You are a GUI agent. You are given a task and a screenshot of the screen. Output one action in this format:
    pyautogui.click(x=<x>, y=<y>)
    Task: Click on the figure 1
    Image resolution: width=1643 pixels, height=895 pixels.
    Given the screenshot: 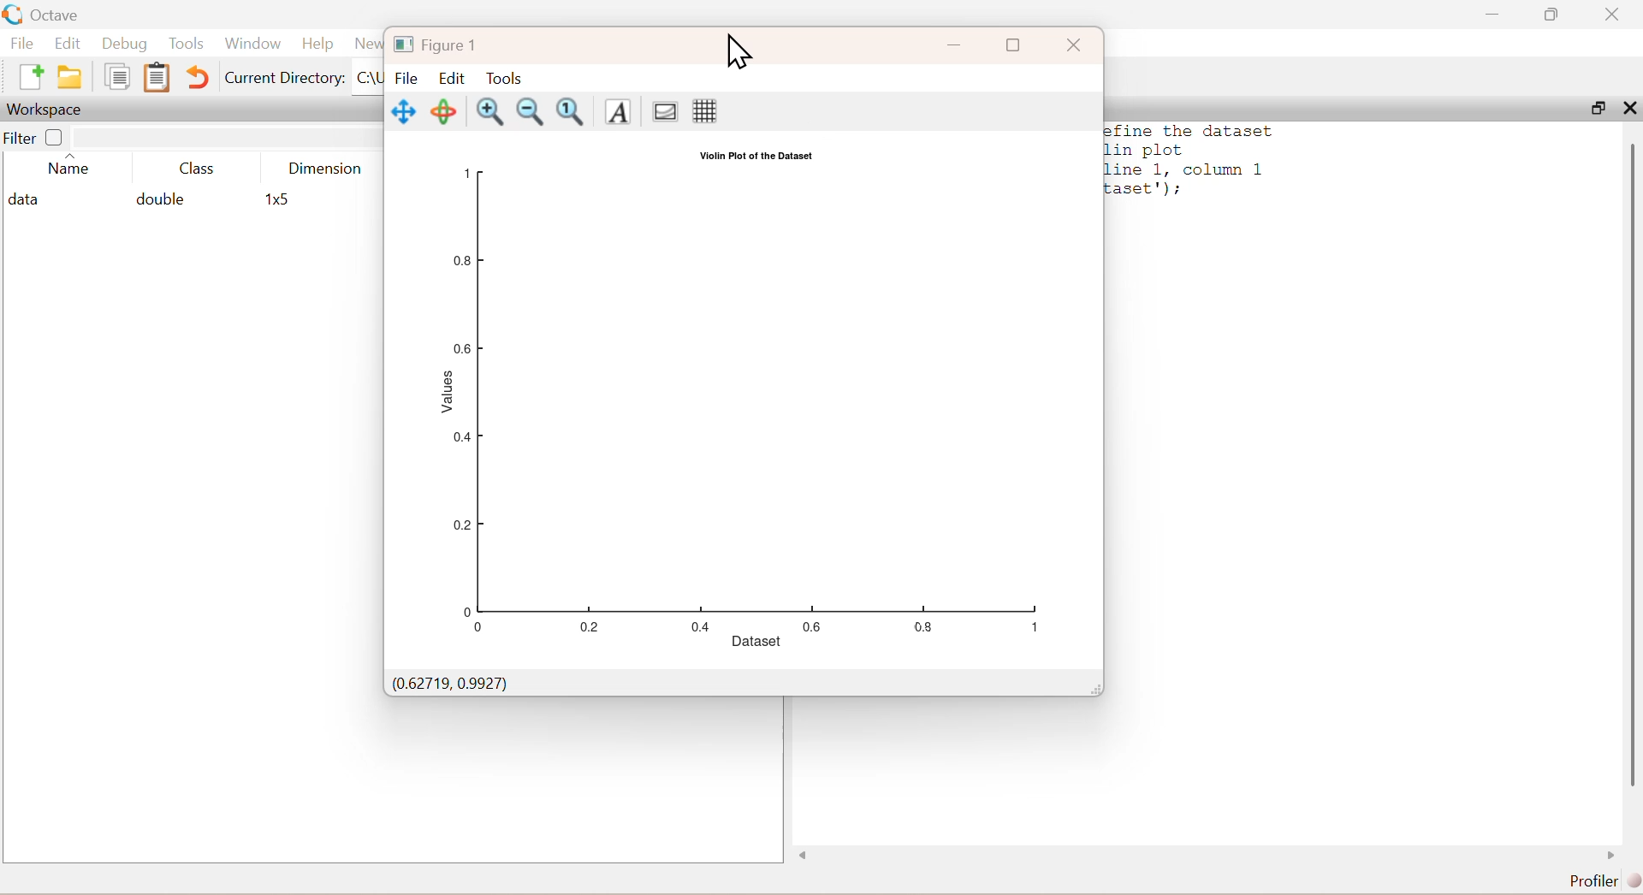 What is the action you would take?
    pyautogui.click(x=436, y=47)
    